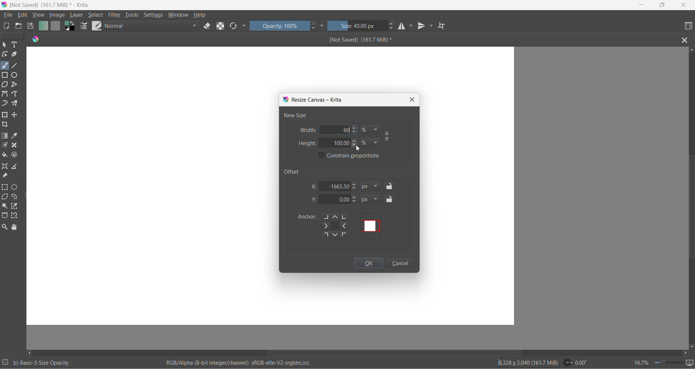 The height and width of the screenshot is (369, 695). I want to click on opacity, so click(280, 26).